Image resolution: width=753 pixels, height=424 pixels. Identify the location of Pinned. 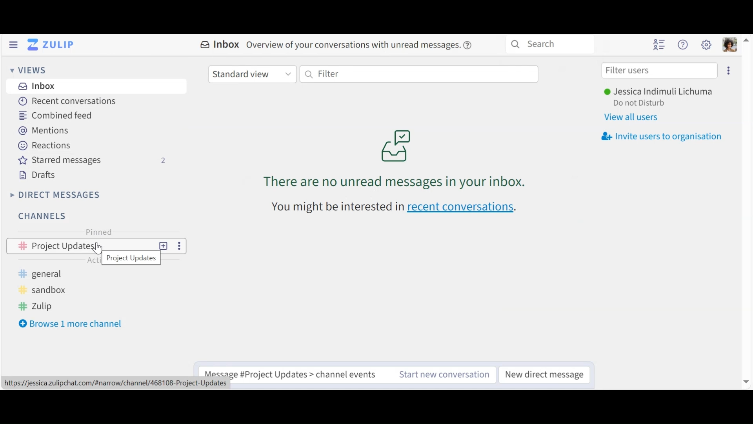
(100, 231).